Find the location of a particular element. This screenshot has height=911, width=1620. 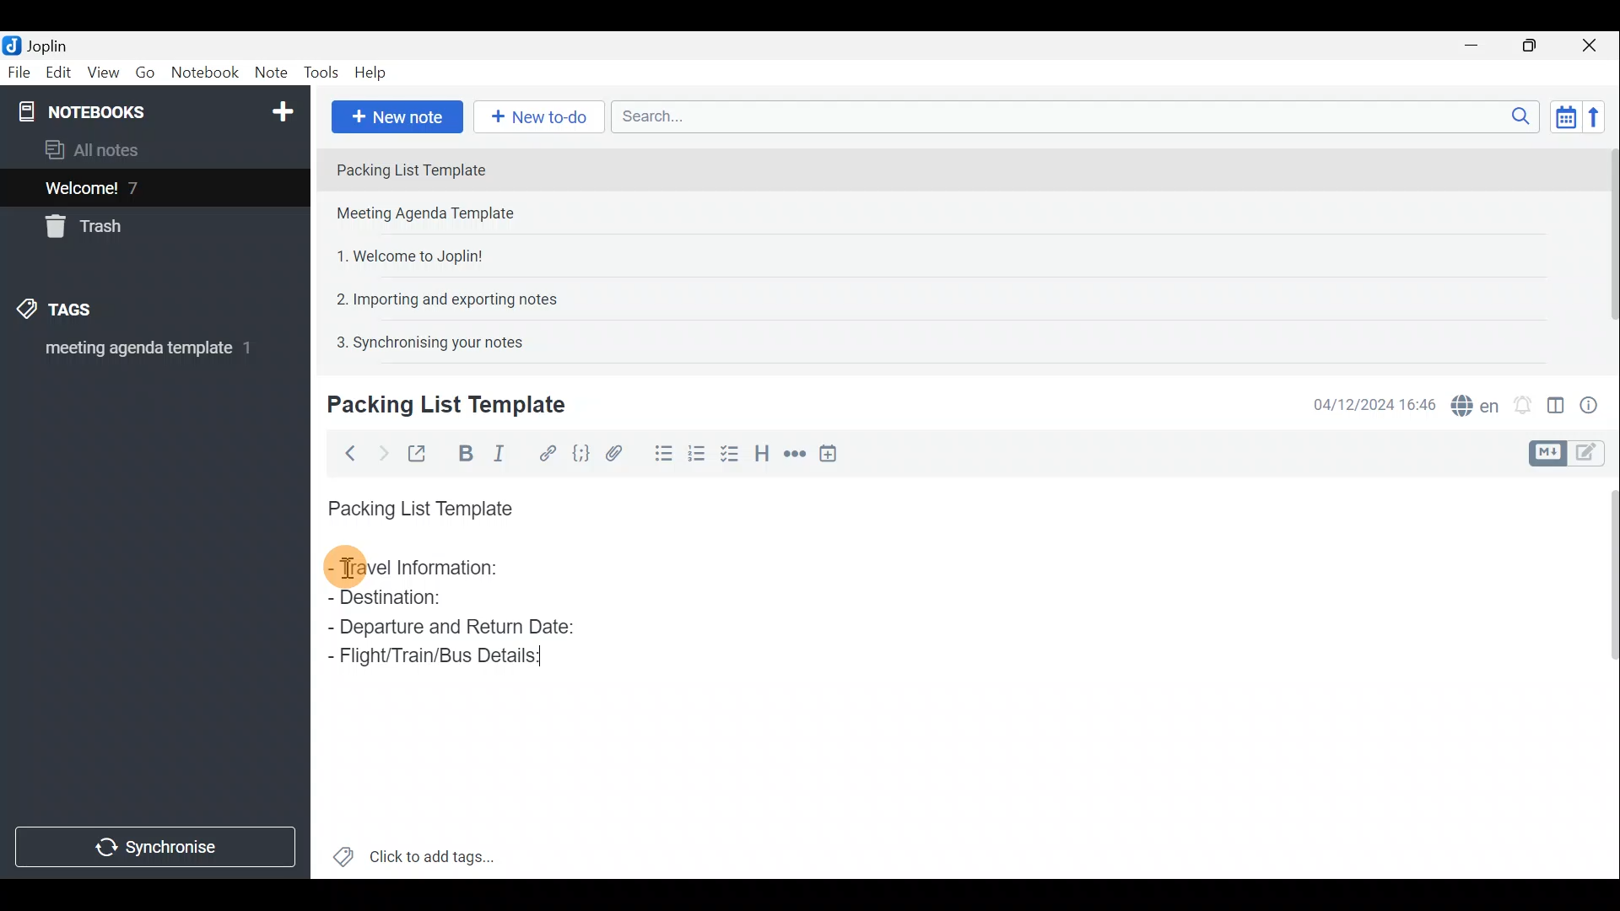

Notebook is located at coordinates (204, 75).